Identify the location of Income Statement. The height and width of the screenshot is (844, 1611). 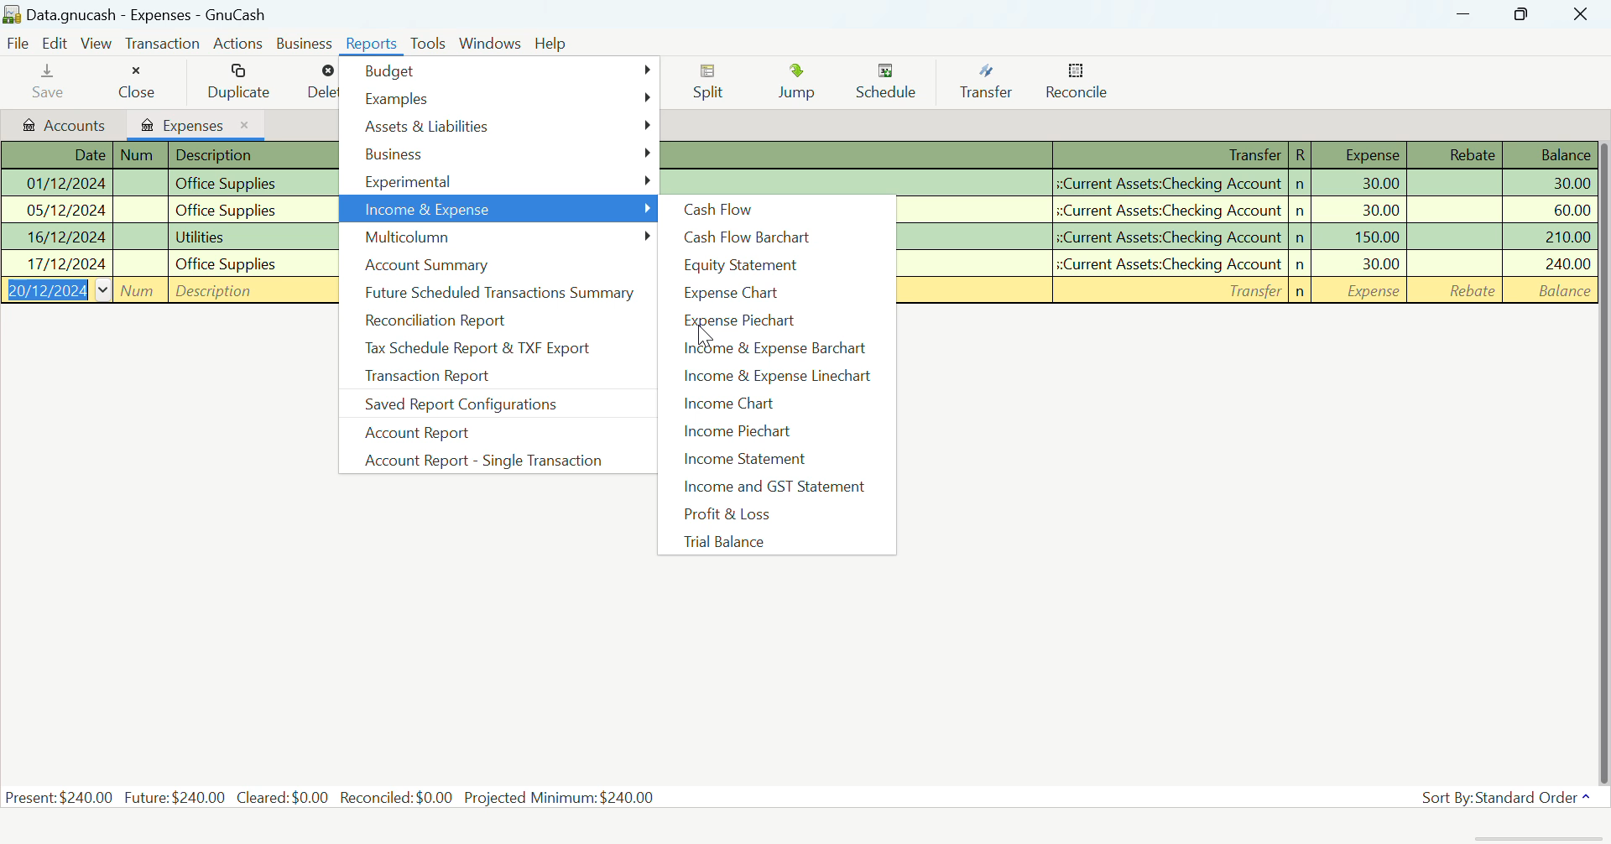
(775, 460).